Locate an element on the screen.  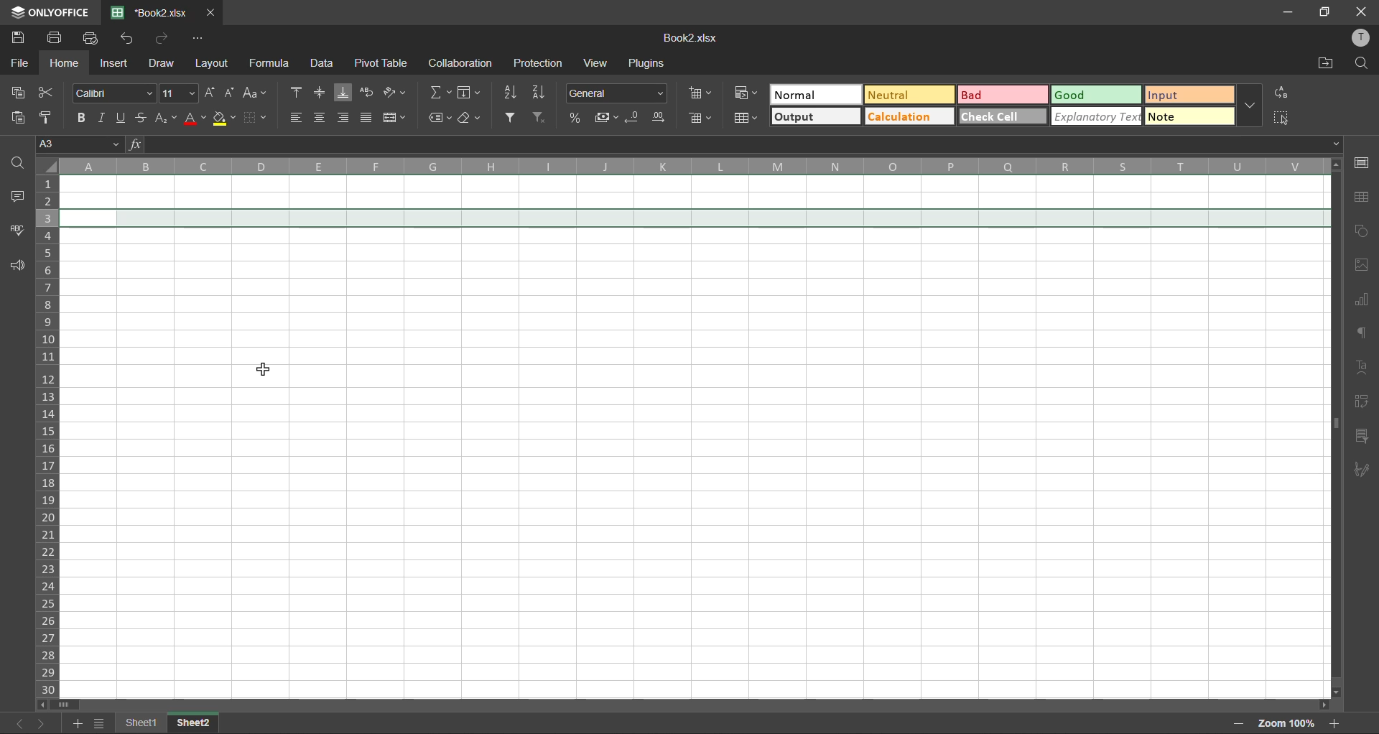
paragraph is located at coordinates (1365, 335).